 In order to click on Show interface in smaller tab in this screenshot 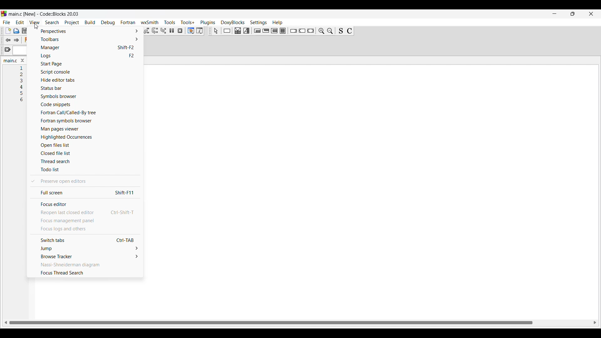, I will do `click(573, 14)`.